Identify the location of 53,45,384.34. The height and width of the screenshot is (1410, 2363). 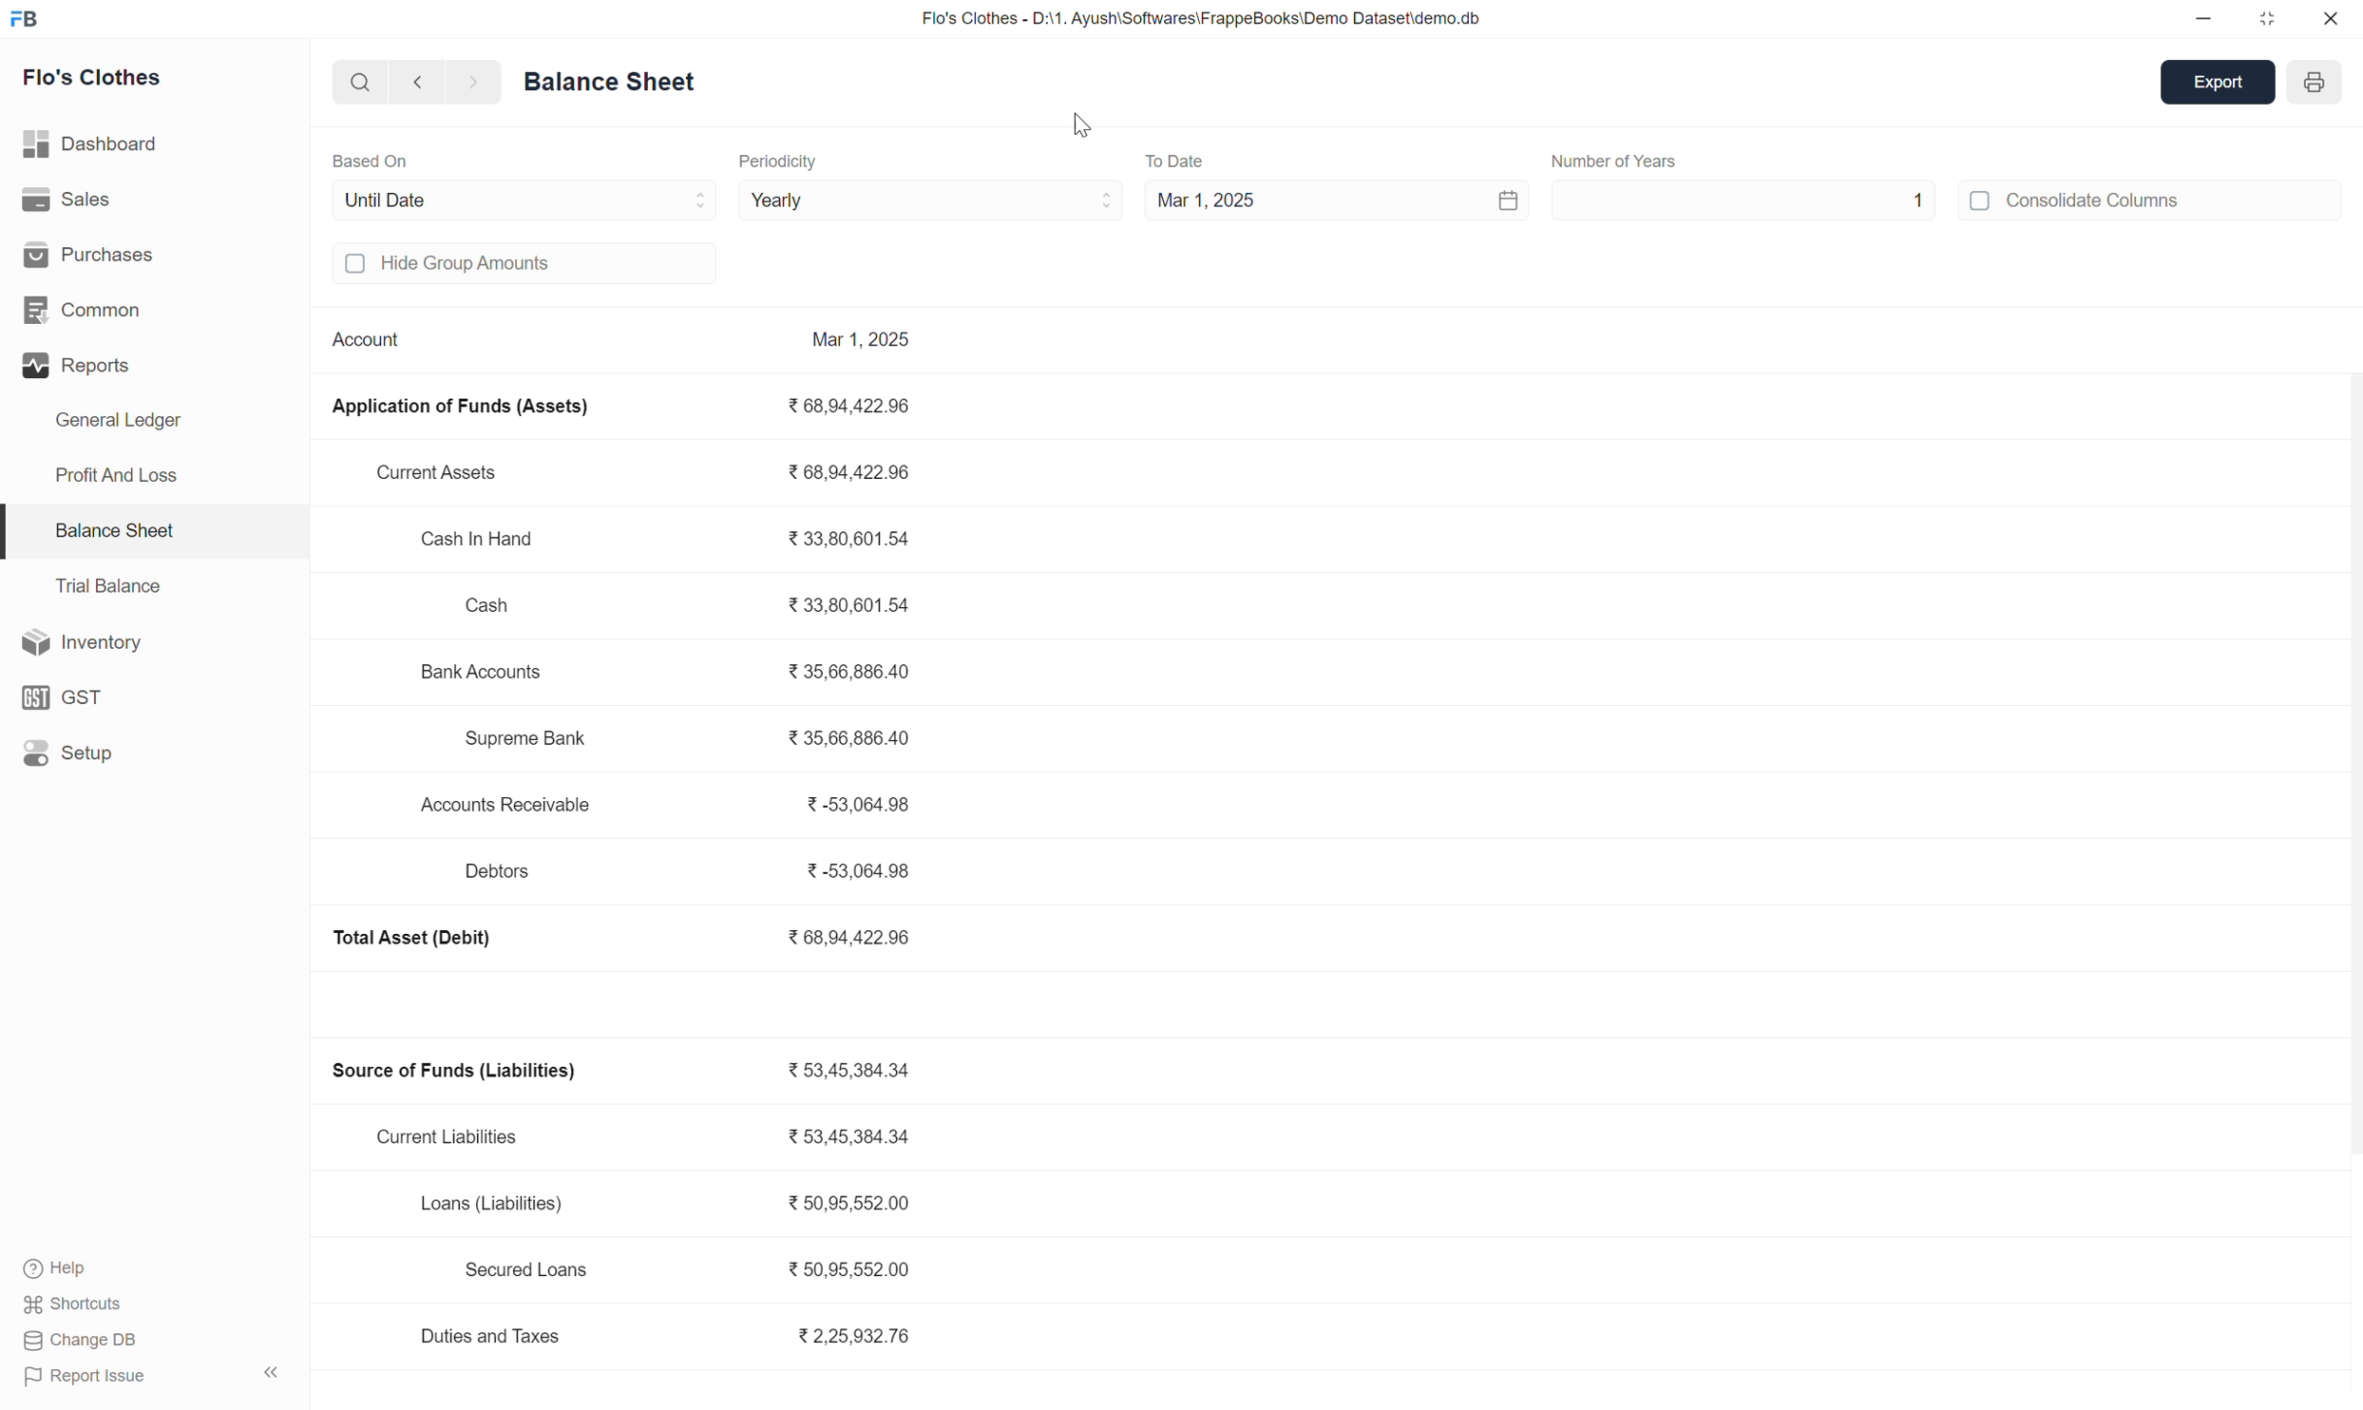
(856, 1069).